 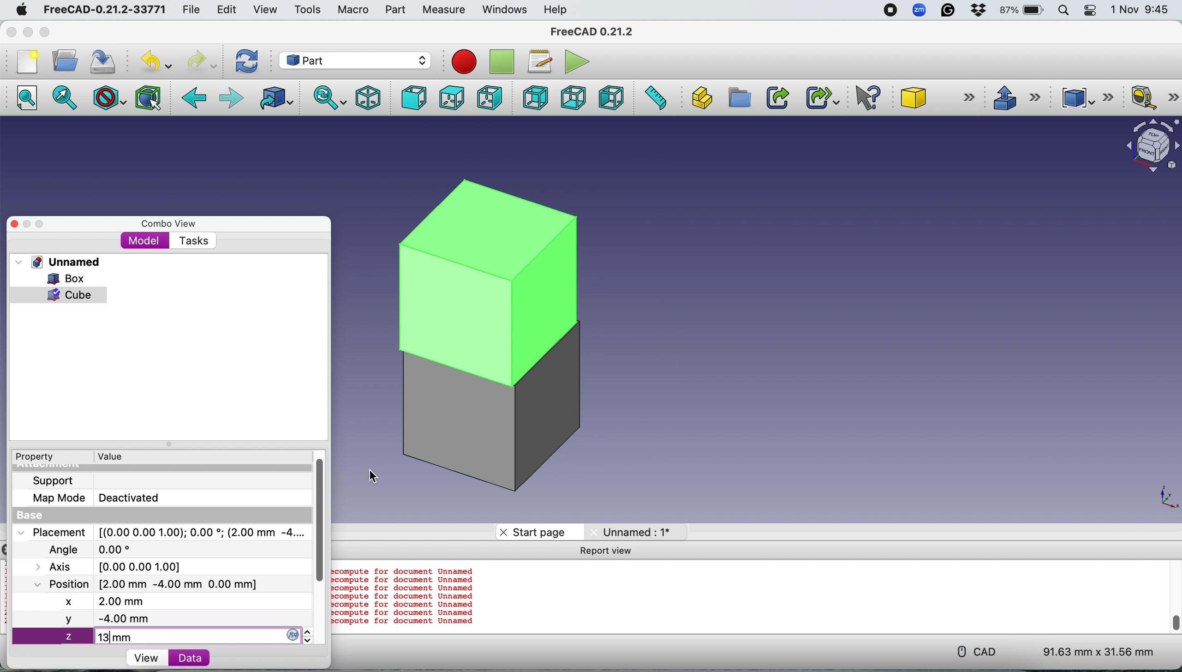 What do you see at coordinates (326, 97) in the screenshot?
I see `Sync view` at bounding box center [326, 97].